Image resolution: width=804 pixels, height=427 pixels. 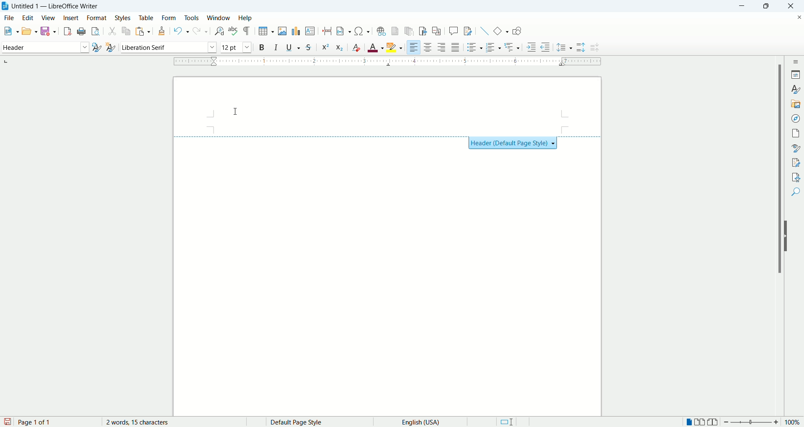 I want to click on insert footnote, so click(x=382, y=31).